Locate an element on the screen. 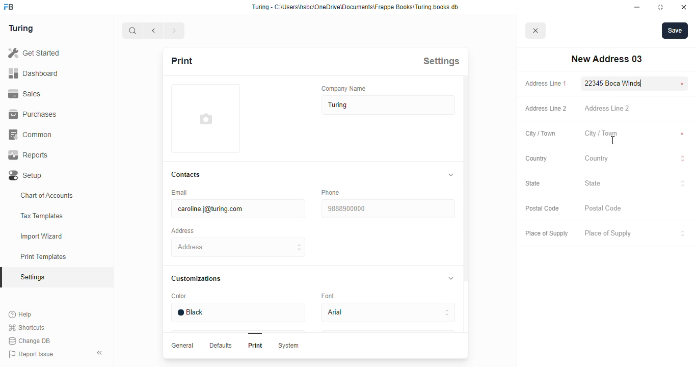  address is located at coordinates (239, 247).